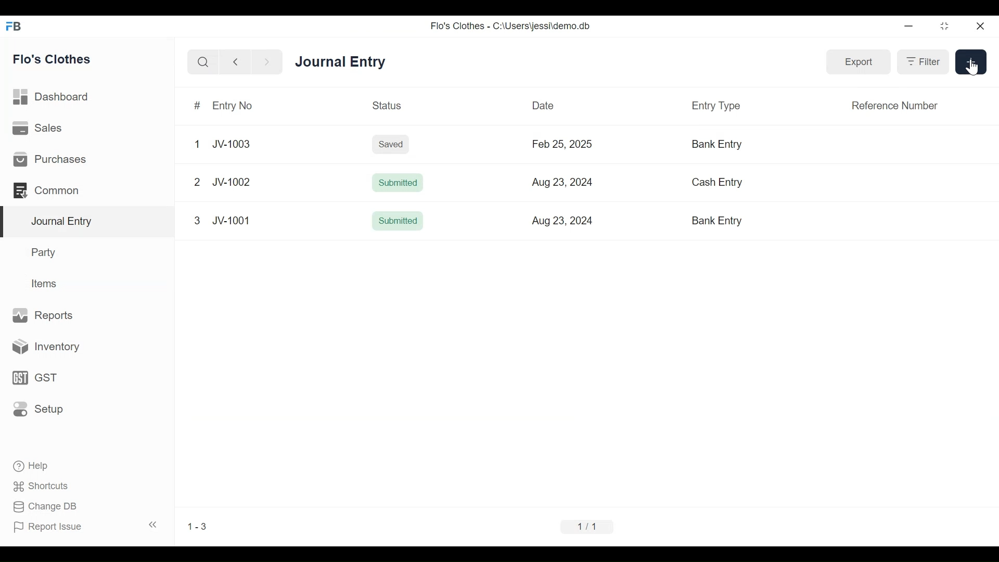 The height and width of the screenshot is (562, 999). I want to click on Change DB, so click(44, 505).